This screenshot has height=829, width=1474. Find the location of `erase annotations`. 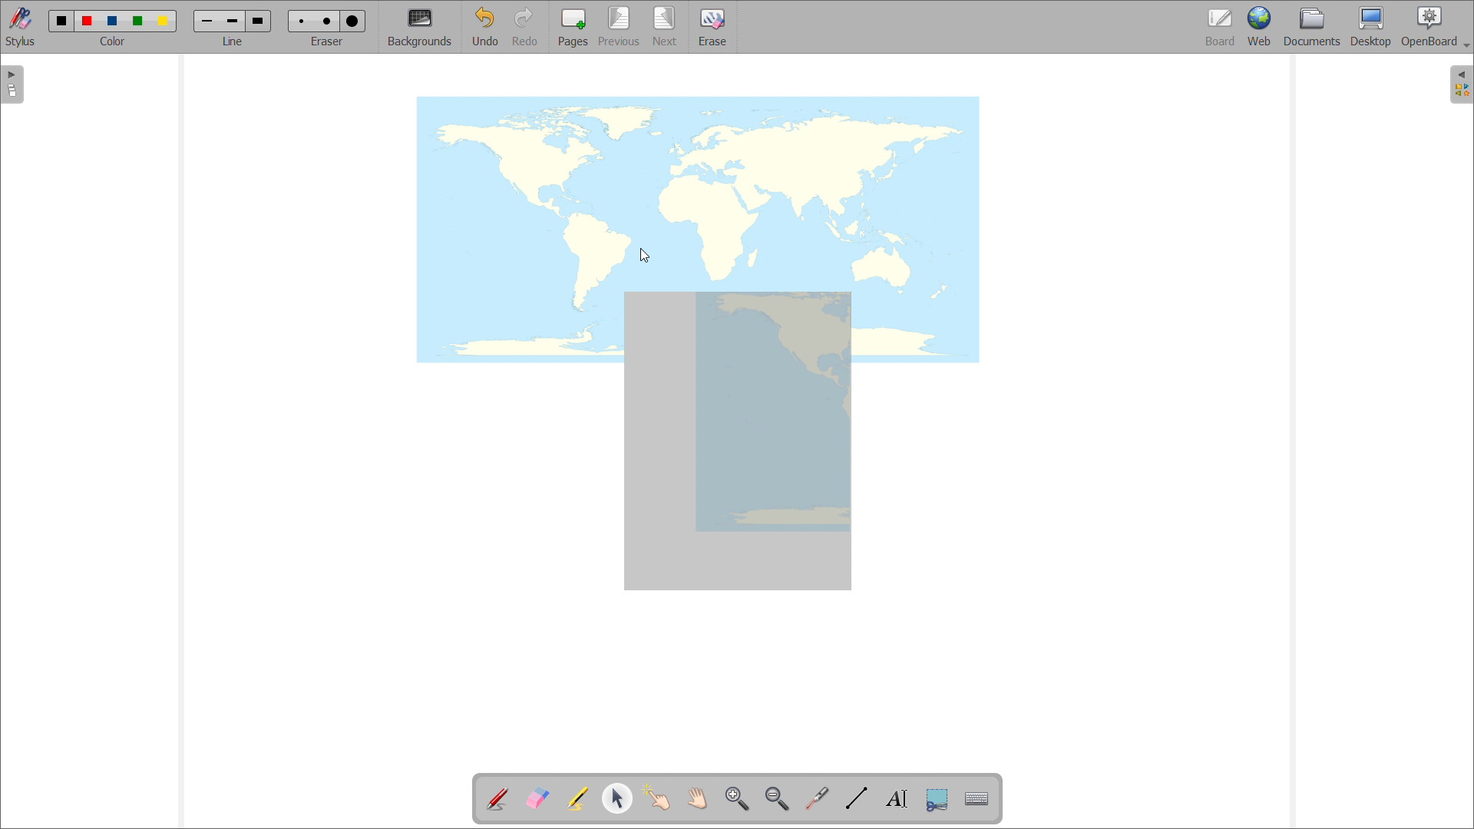

erase annotations is located at coordinates (537, 798).